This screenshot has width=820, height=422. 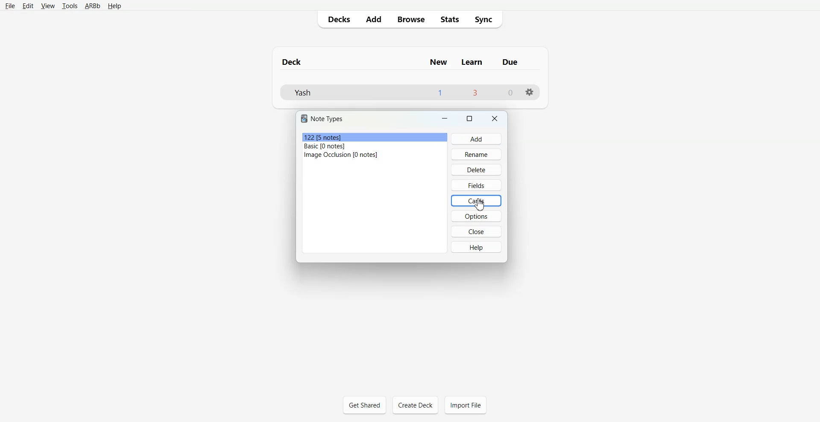 I want to click on cursor, so click(x=486, y=206).